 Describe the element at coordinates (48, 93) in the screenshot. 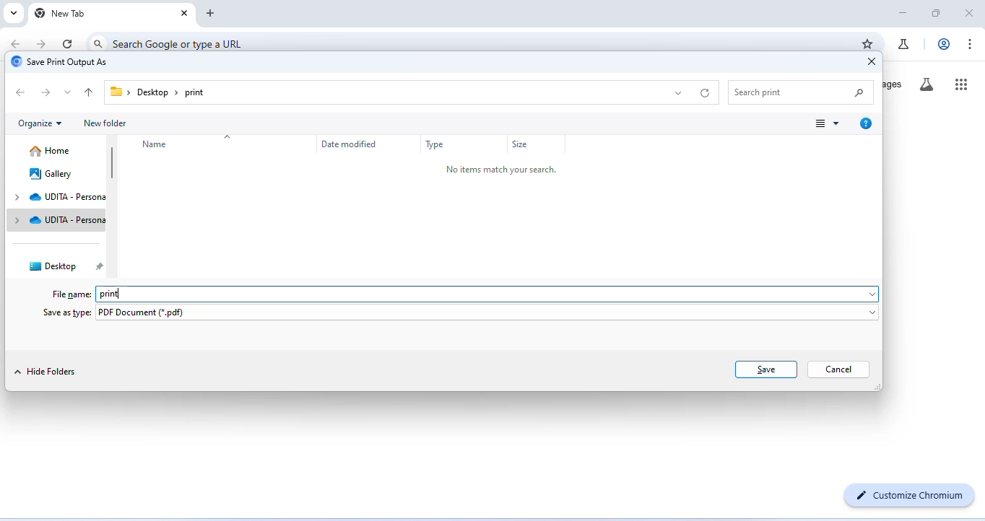

I see `next` at that location.